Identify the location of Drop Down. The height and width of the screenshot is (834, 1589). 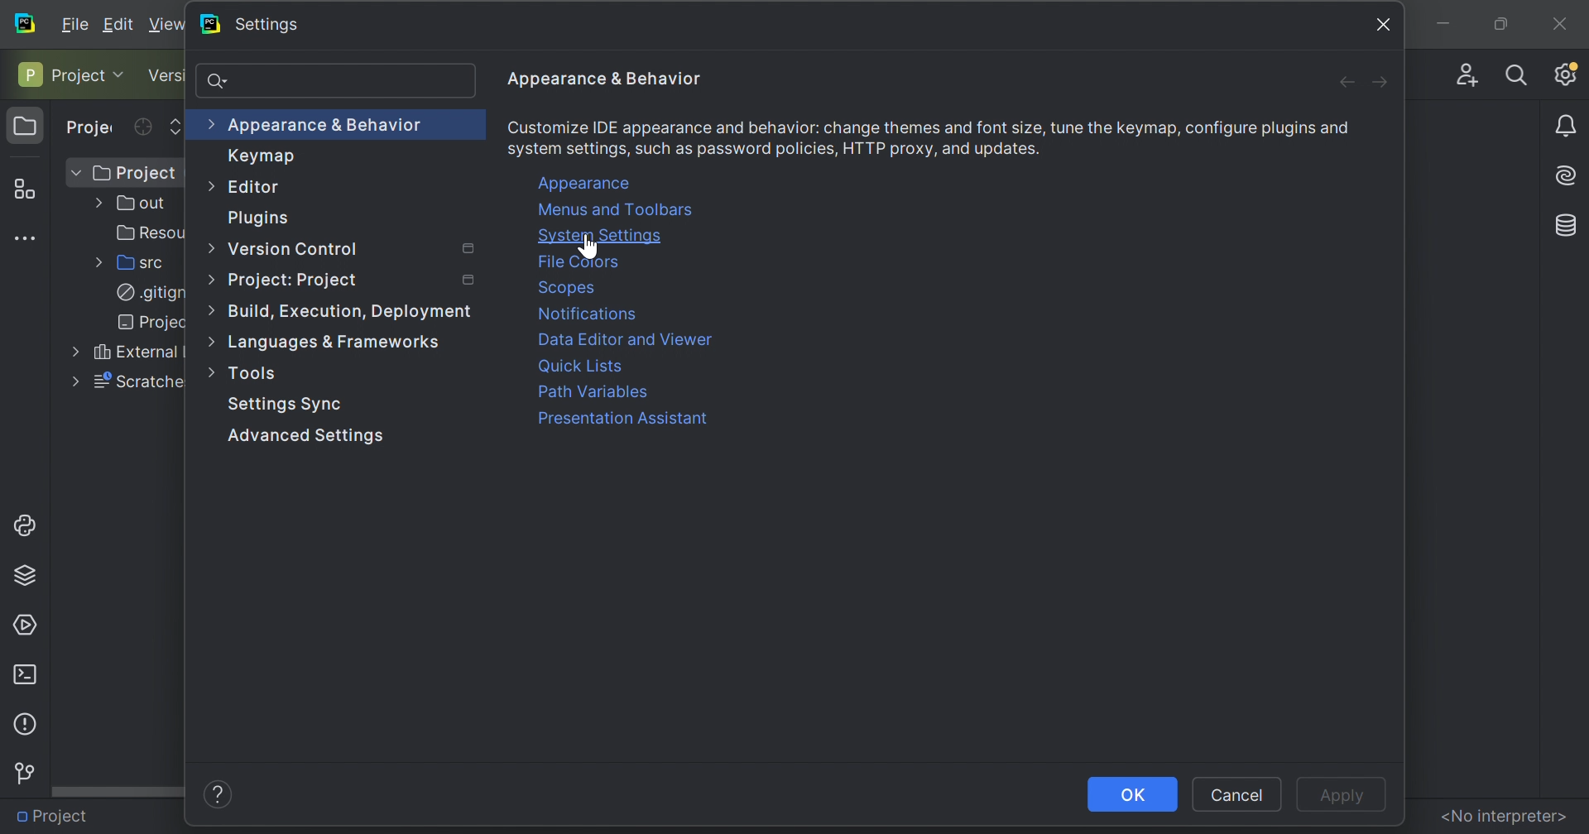
(74, 173).